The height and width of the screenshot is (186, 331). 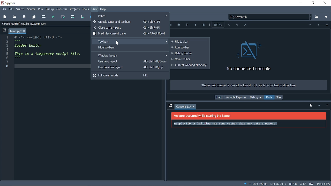 I want to click on Locations options, so click(x=311, y=17).